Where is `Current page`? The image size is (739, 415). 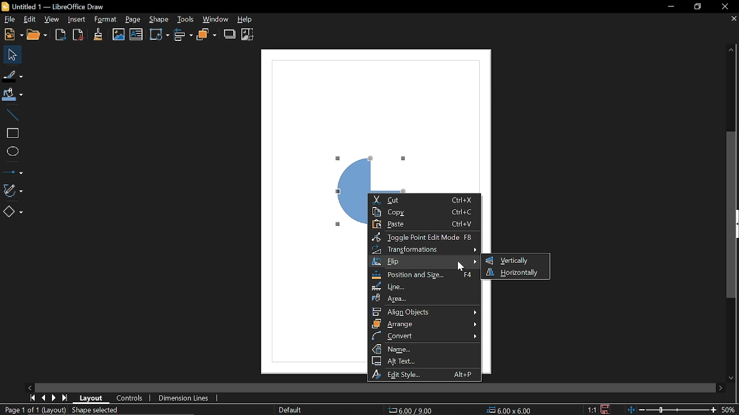
Current page is located at coordinates (33, 409).